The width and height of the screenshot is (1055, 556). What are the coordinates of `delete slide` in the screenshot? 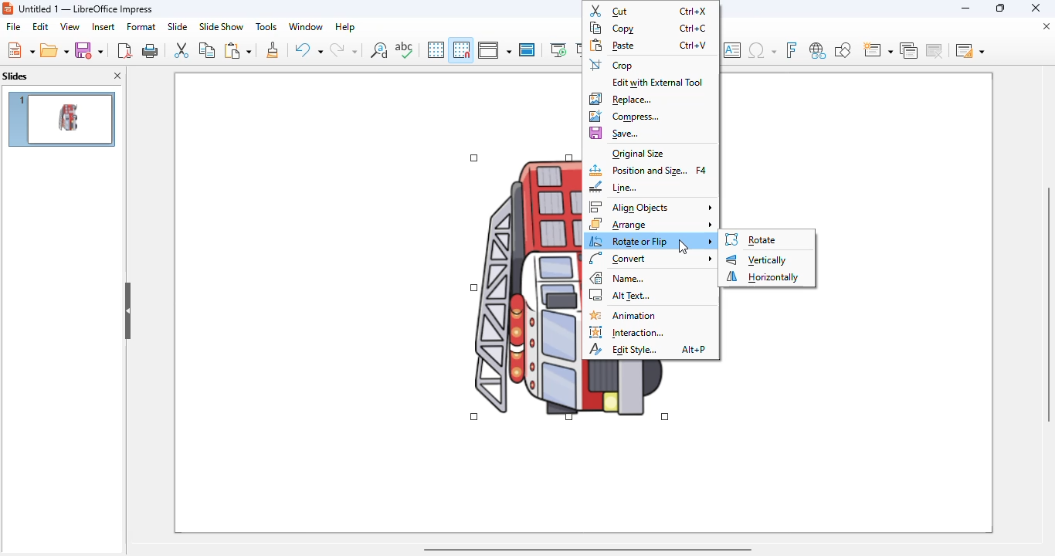 It's located at (935, 49).